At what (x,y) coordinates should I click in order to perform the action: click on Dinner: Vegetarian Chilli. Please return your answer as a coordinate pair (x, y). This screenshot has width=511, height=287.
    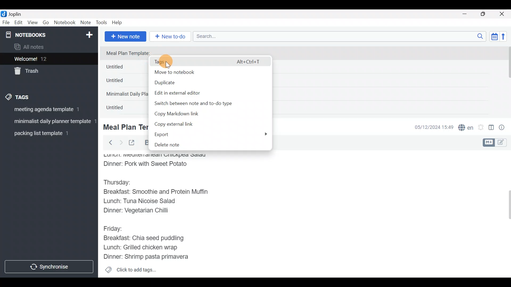
    Looking at the image, I should click on (141, 212).